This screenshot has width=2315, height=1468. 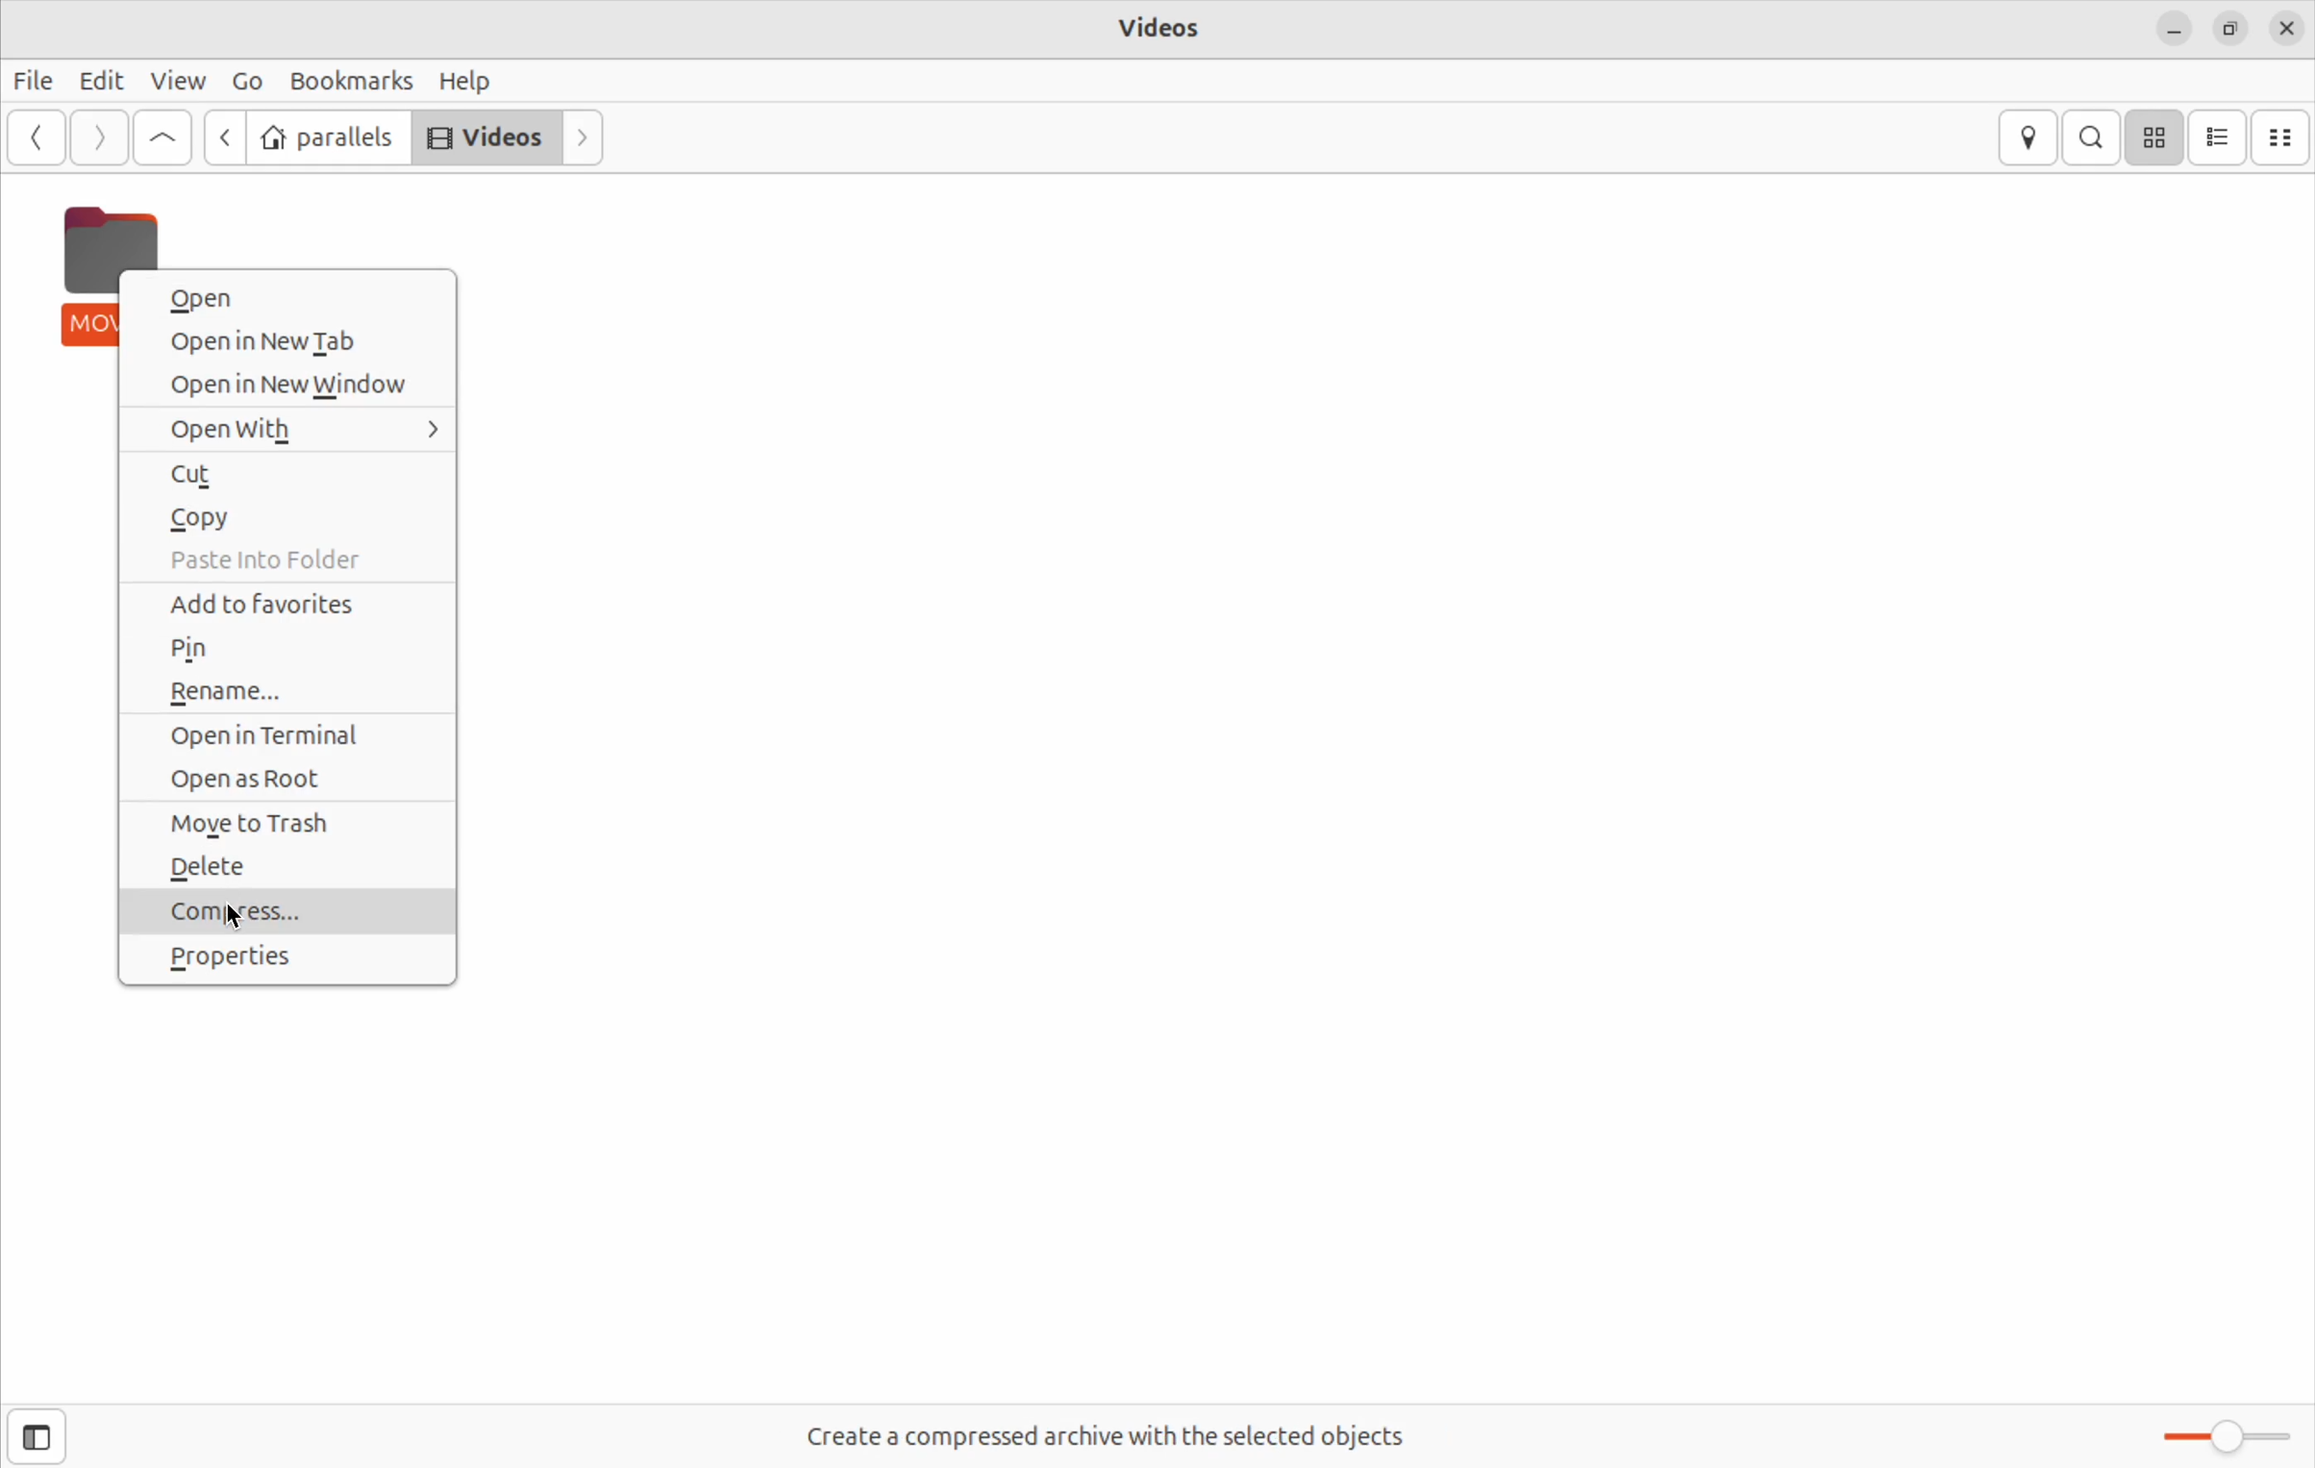 What do you see at coordinates (160, 137) in the screenshot?
I see `Go up` at bounding box center [160, 137].